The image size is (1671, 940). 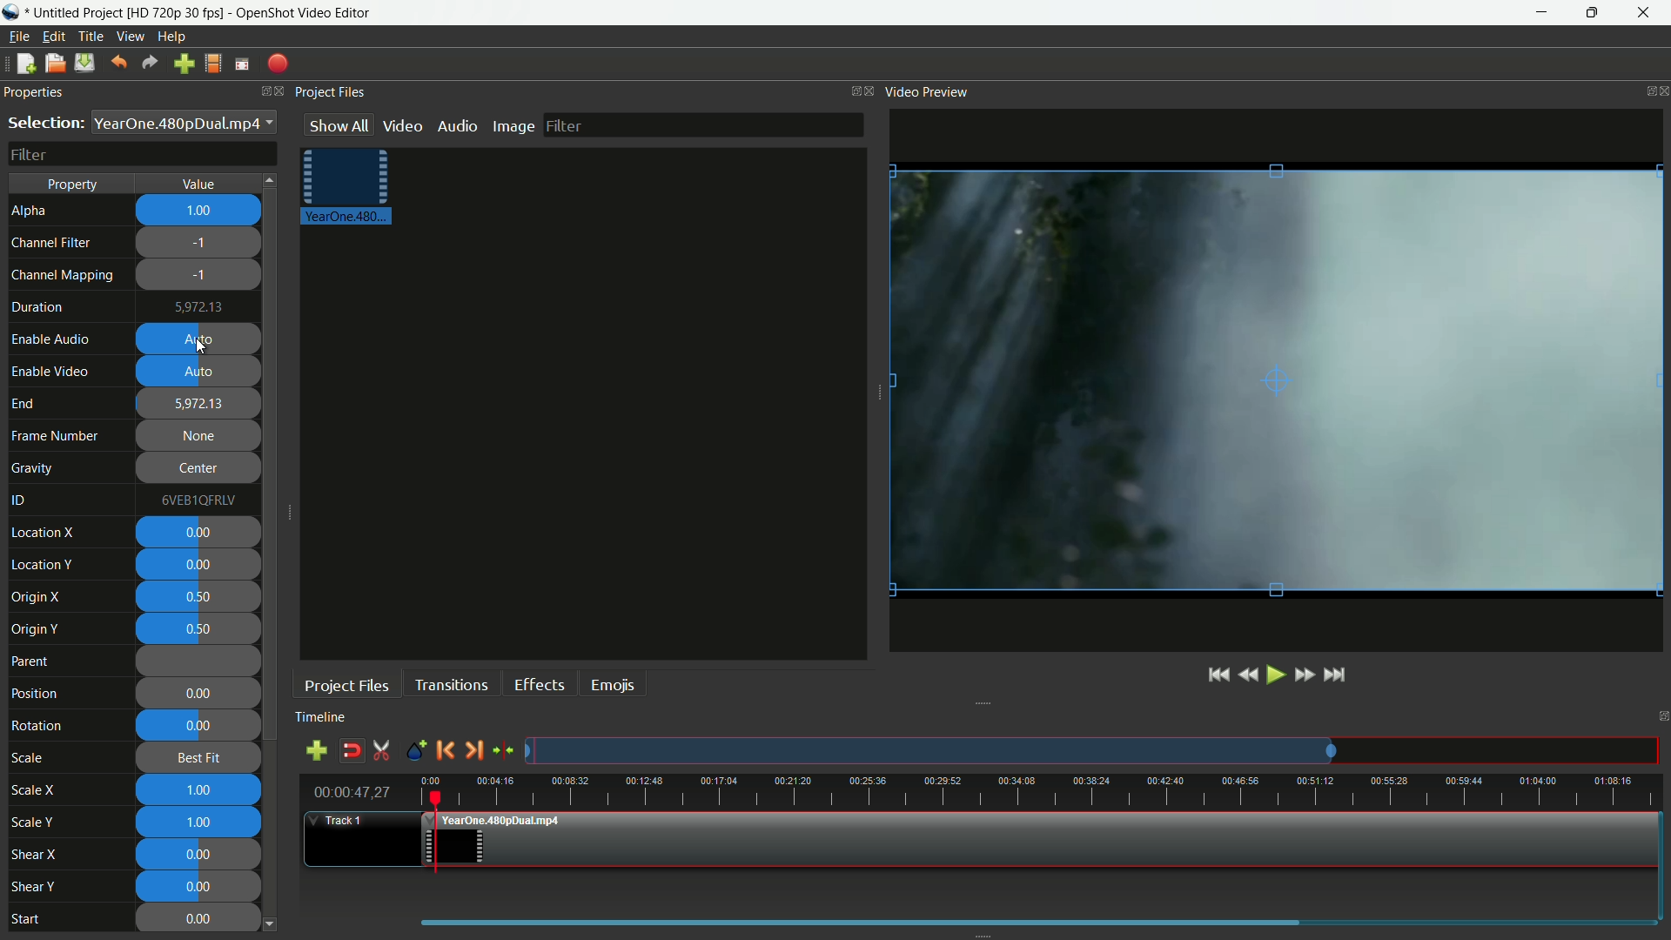 What do you see at coordinates (1646, 13) in the screenshot?
I see `close app` at bounding box center [1646, 13].